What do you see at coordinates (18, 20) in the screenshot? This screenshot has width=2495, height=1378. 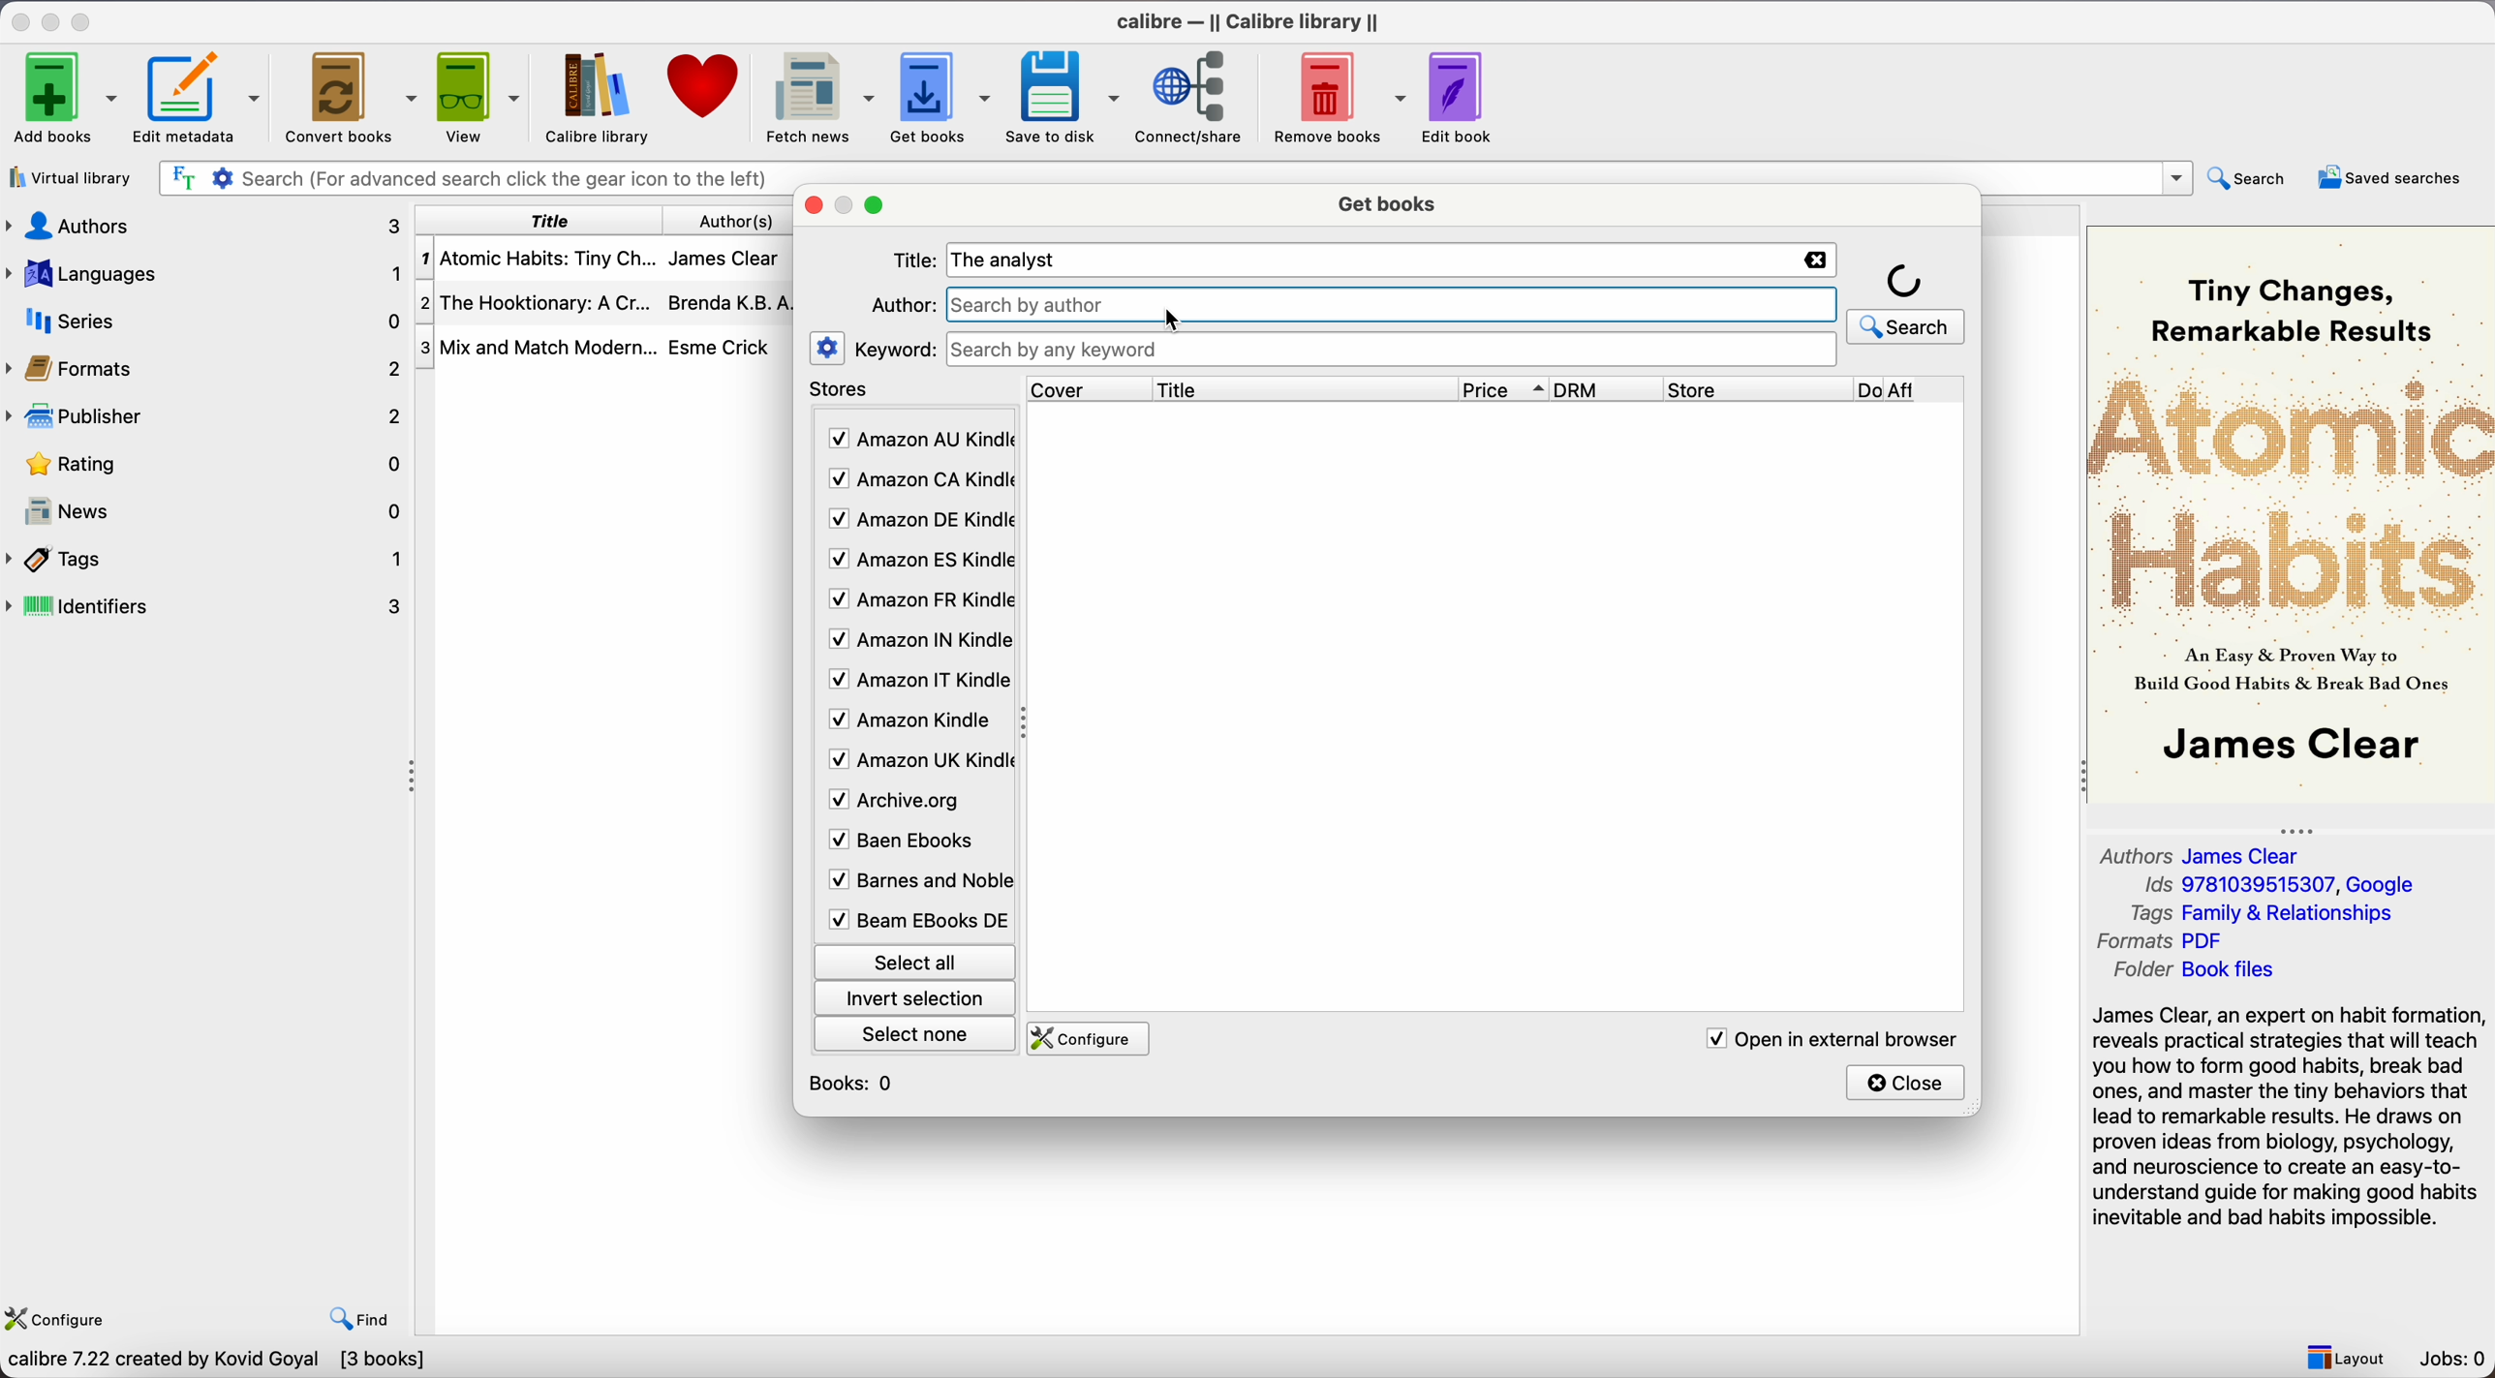 I see `close app` at bounding box center [18, 20].